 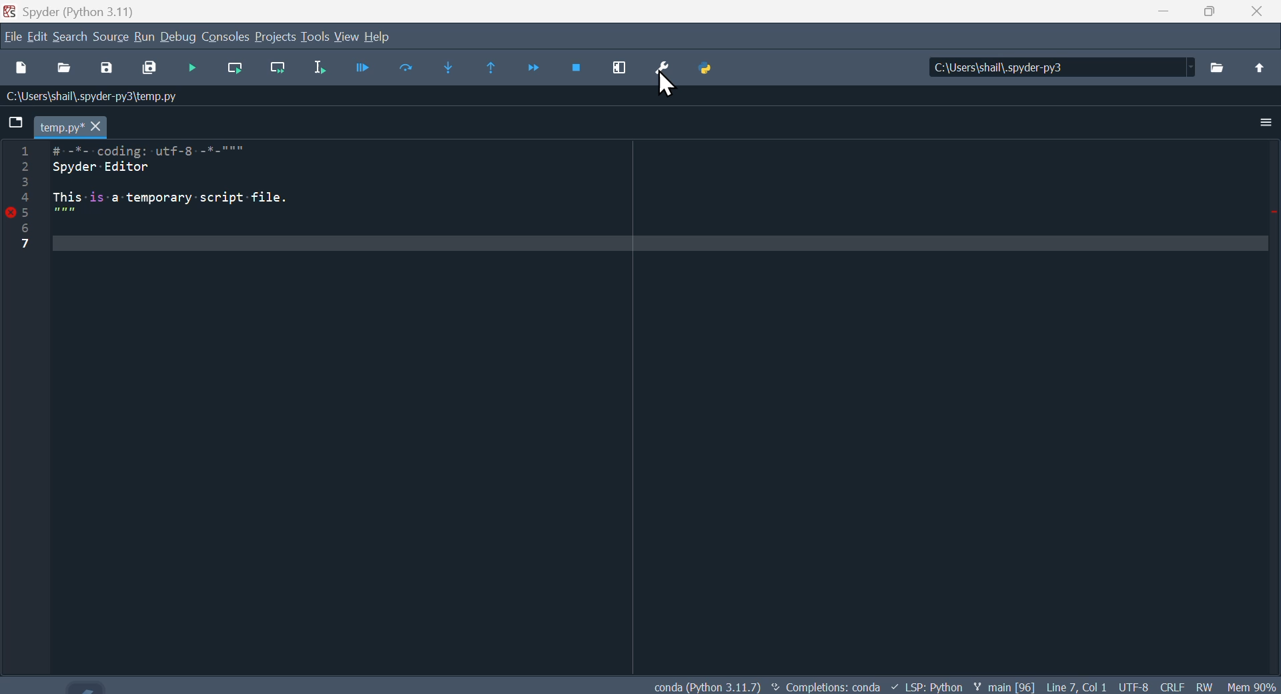 I want to click on More options, so click(x=1261, y=120).